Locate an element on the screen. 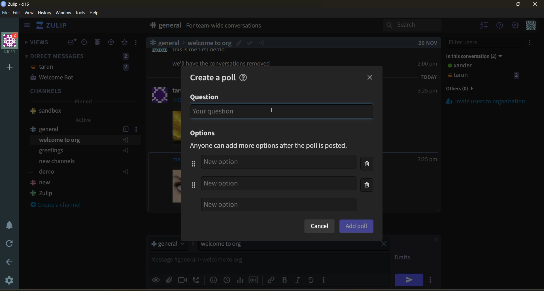 The height and width of the screenshot is (291, 544). delete is located at coordinates (369, 175).